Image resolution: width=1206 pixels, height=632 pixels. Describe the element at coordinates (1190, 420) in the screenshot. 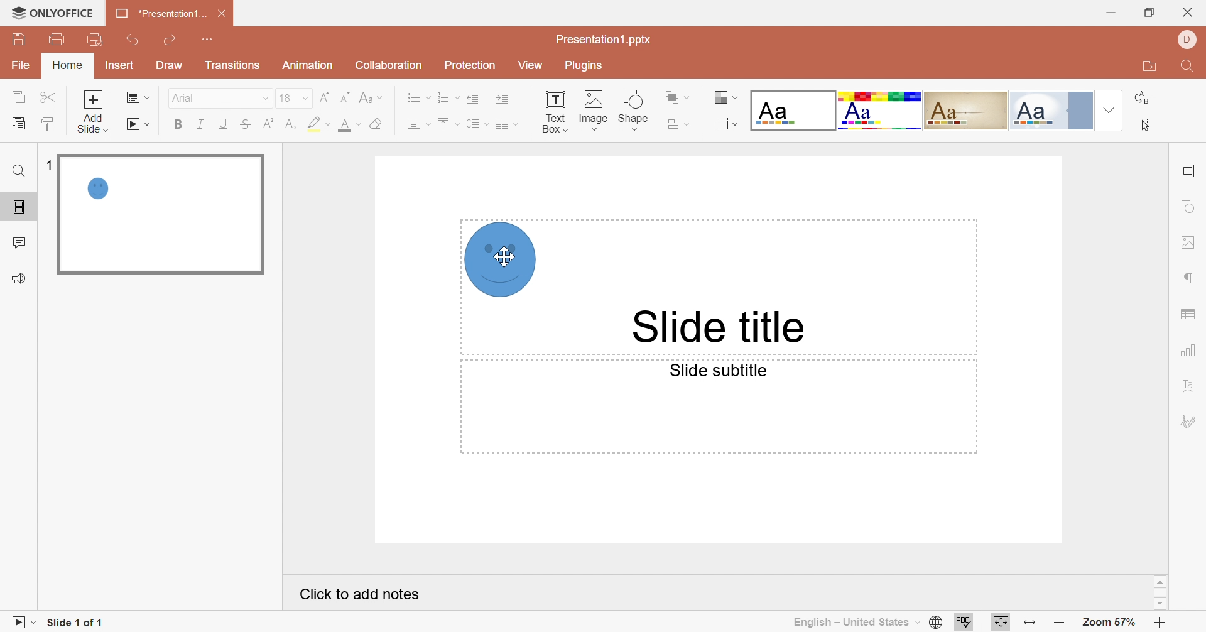

I see `Signature settings` at that location.